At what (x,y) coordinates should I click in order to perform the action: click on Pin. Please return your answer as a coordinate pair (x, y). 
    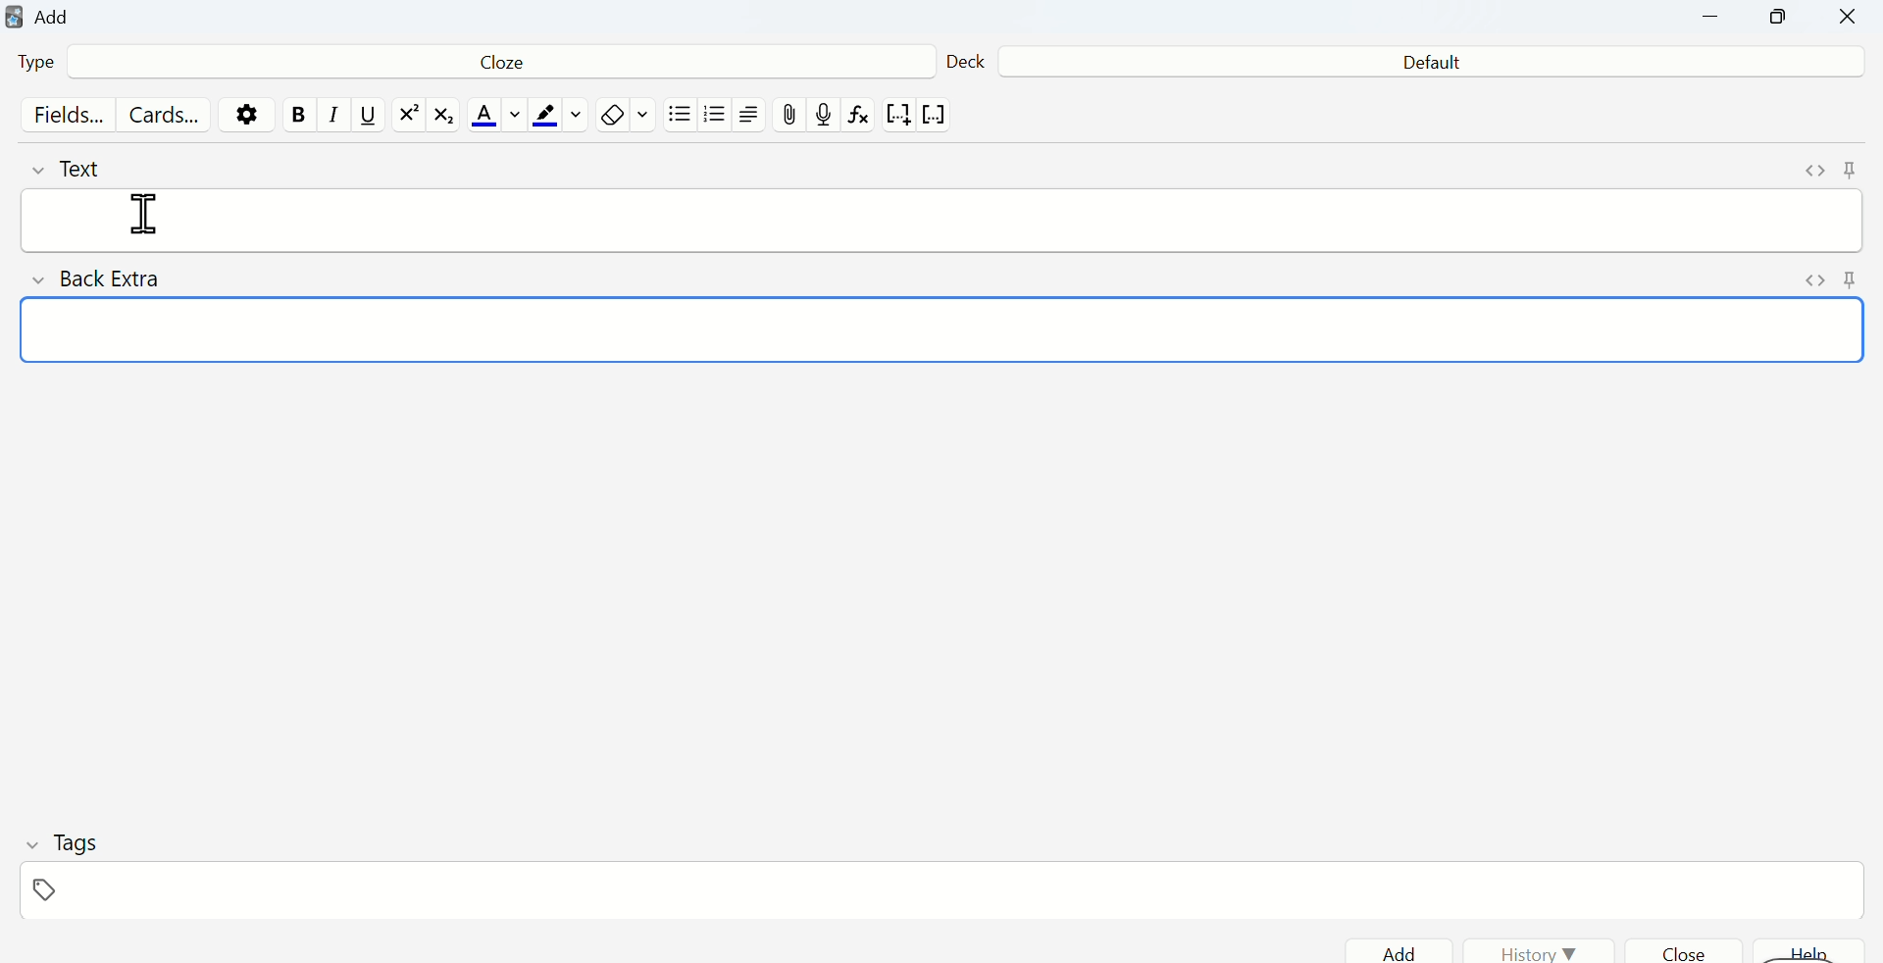
    Looking at the image, I should click on (1848, 170).